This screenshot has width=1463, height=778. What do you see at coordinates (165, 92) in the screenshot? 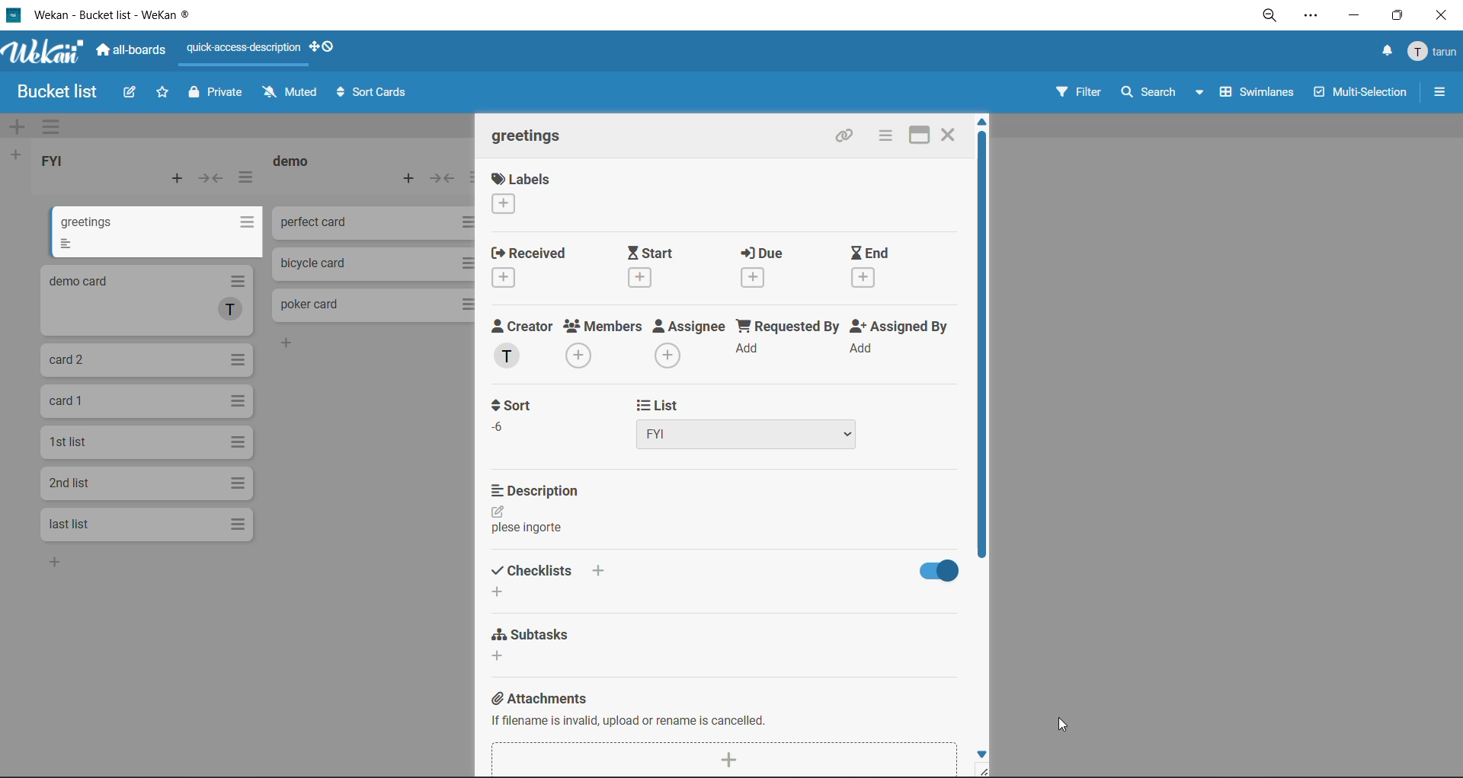
I see `star` at bounding box center [165, 92].